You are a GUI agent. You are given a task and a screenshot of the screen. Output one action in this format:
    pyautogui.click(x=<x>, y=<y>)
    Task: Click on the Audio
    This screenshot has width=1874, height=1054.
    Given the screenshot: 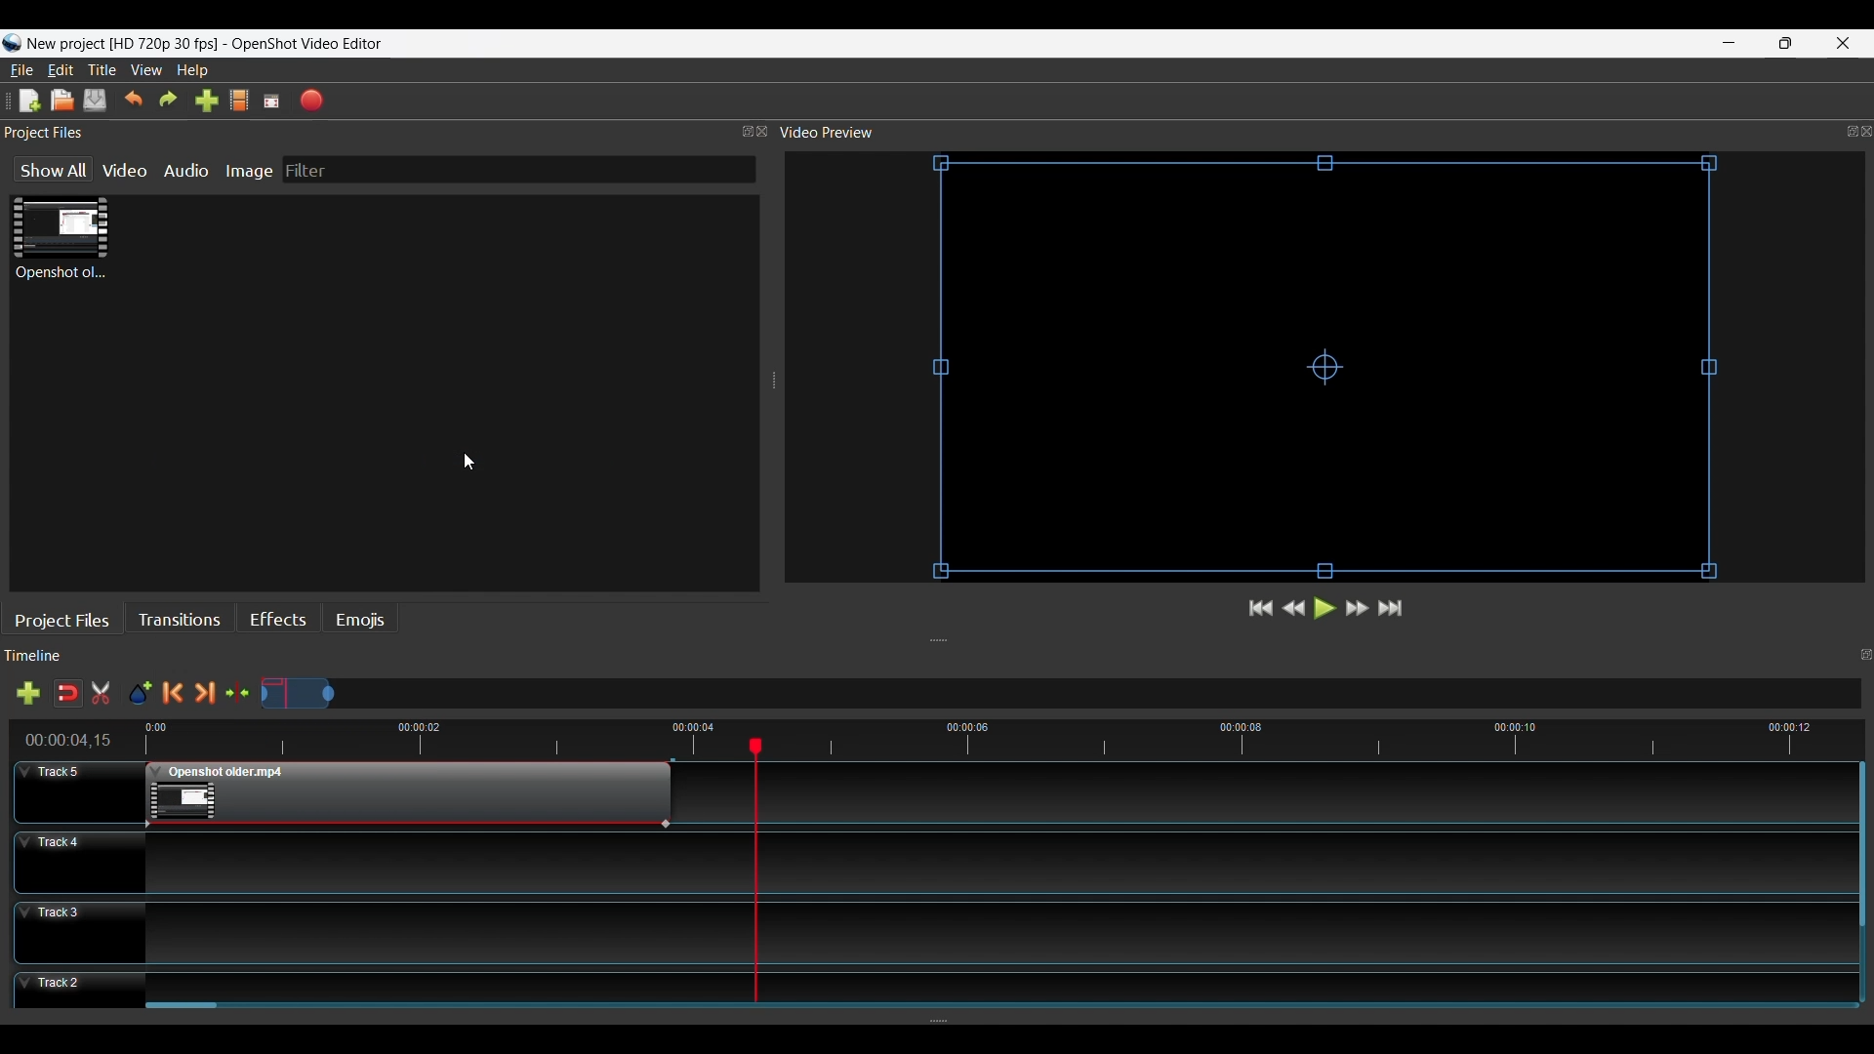 What is the action you would take?
    pyautogui.click(x=189, y=170)
    